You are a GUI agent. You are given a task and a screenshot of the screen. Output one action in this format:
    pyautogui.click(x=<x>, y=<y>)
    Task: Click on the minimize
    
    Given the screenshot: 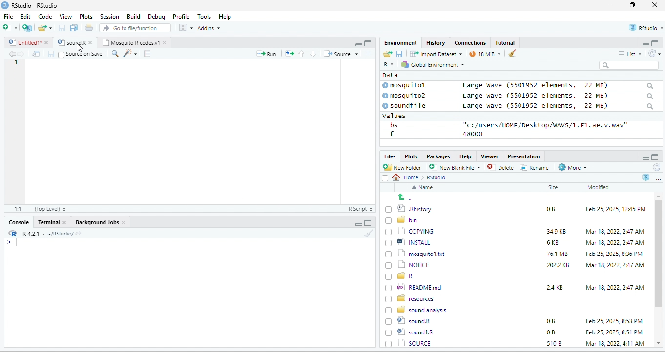 What is the action you would take?
    pyautogui.click(x=610, y=6)
    